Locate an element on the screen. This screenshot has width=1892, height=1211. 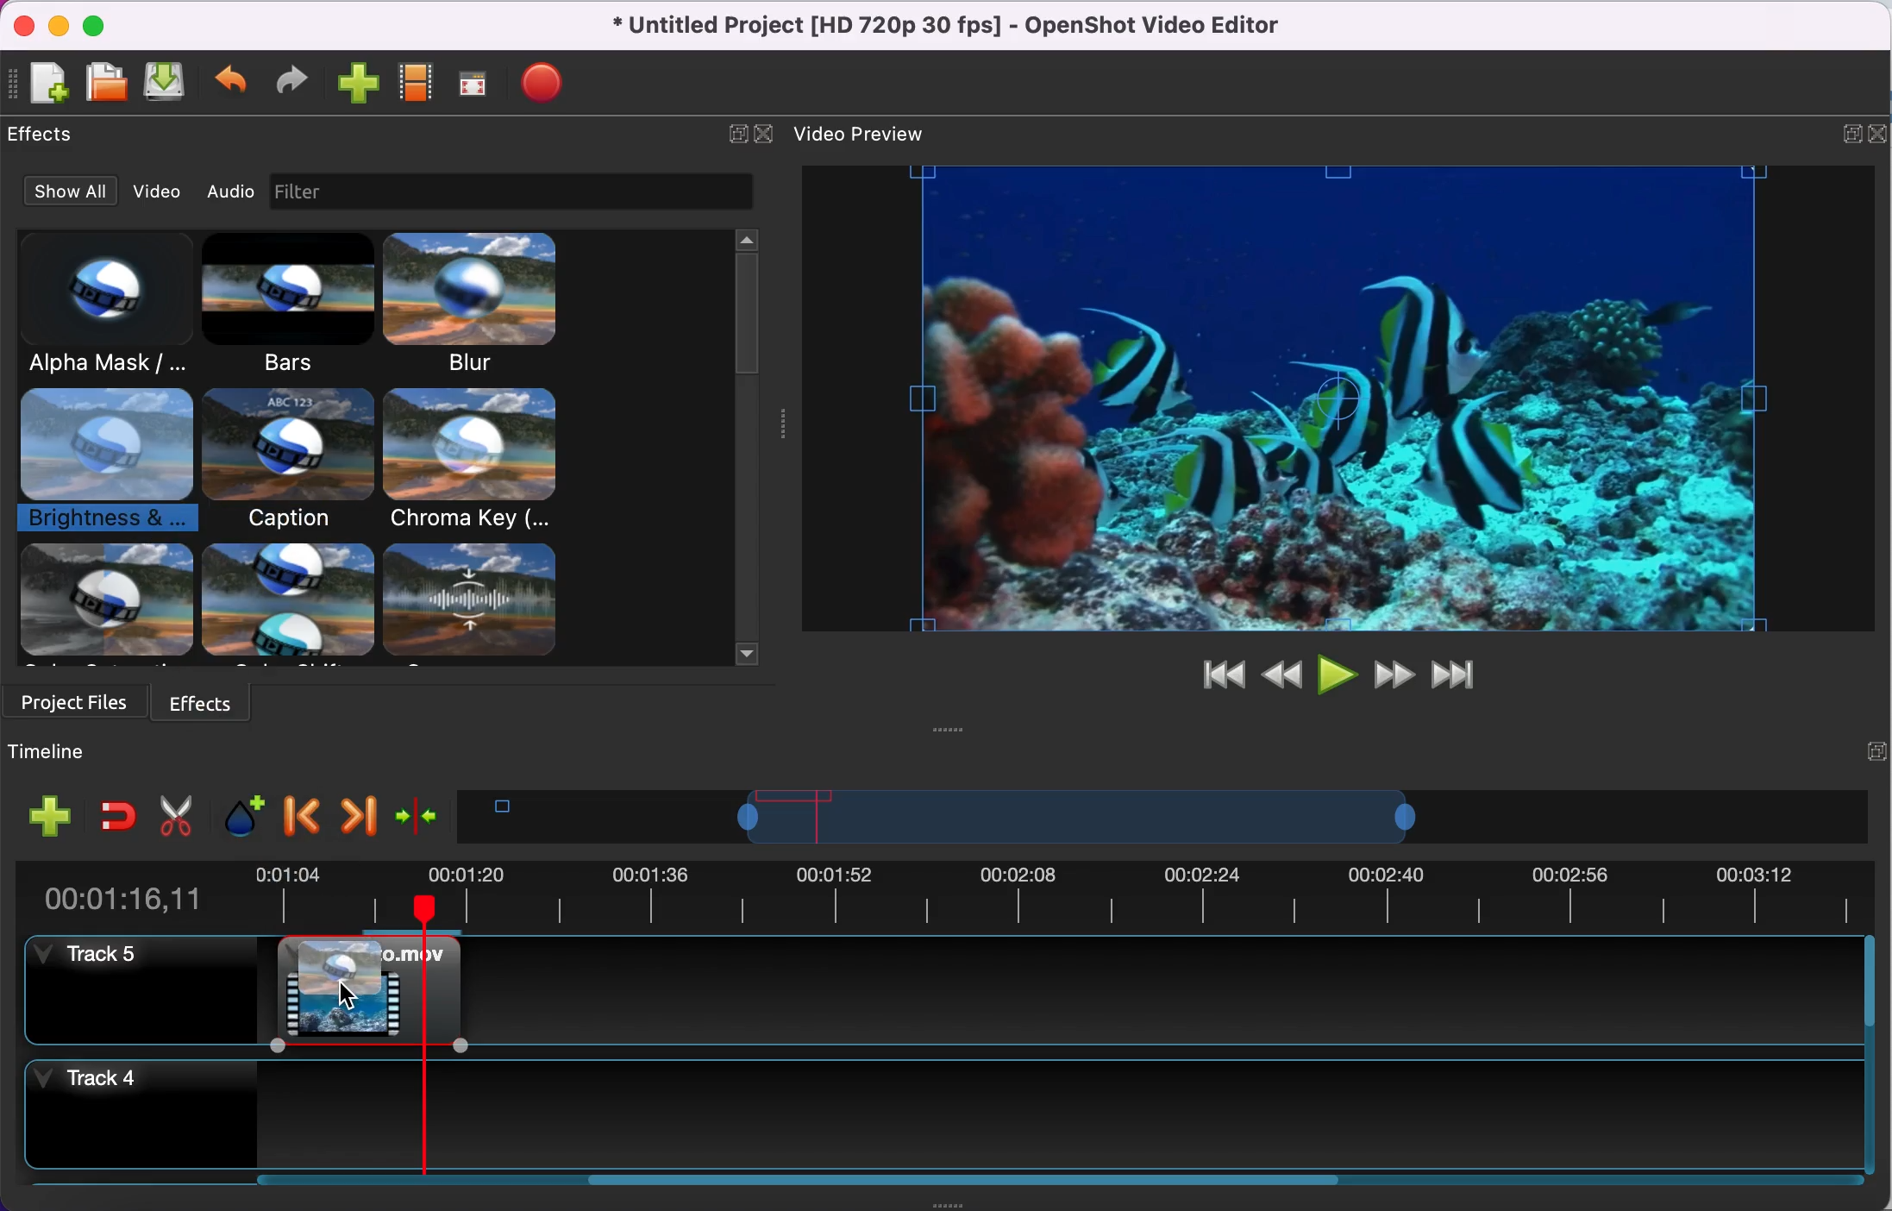
enable snapping is located at coordinates (117, 813).